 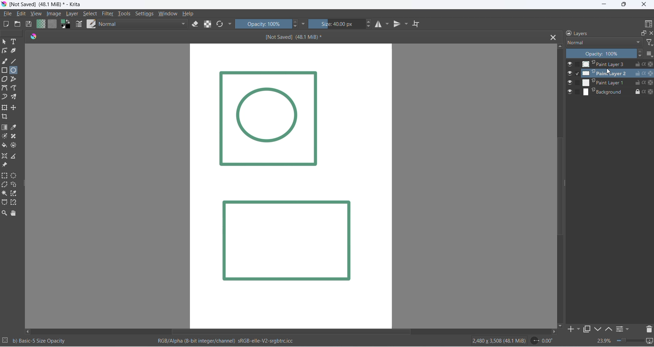 I want to click on checkbox, so click(x=577, y=82).